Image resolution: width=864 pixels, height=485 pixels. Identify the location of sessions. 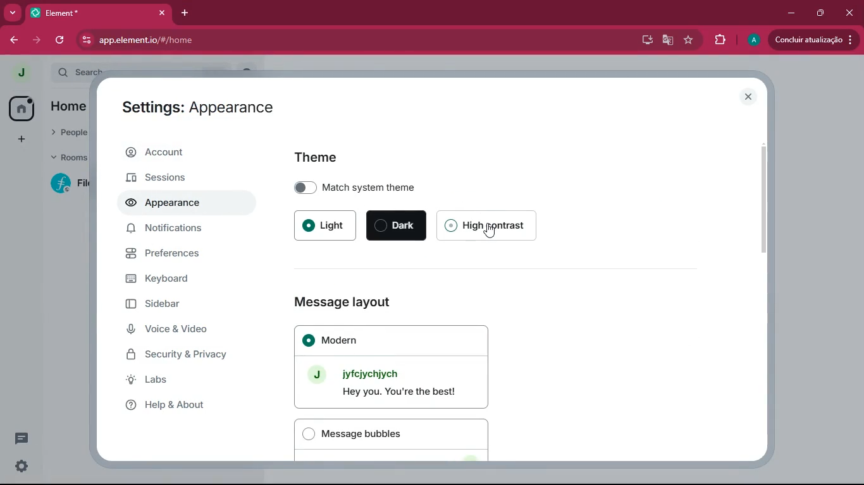
(176, 179).